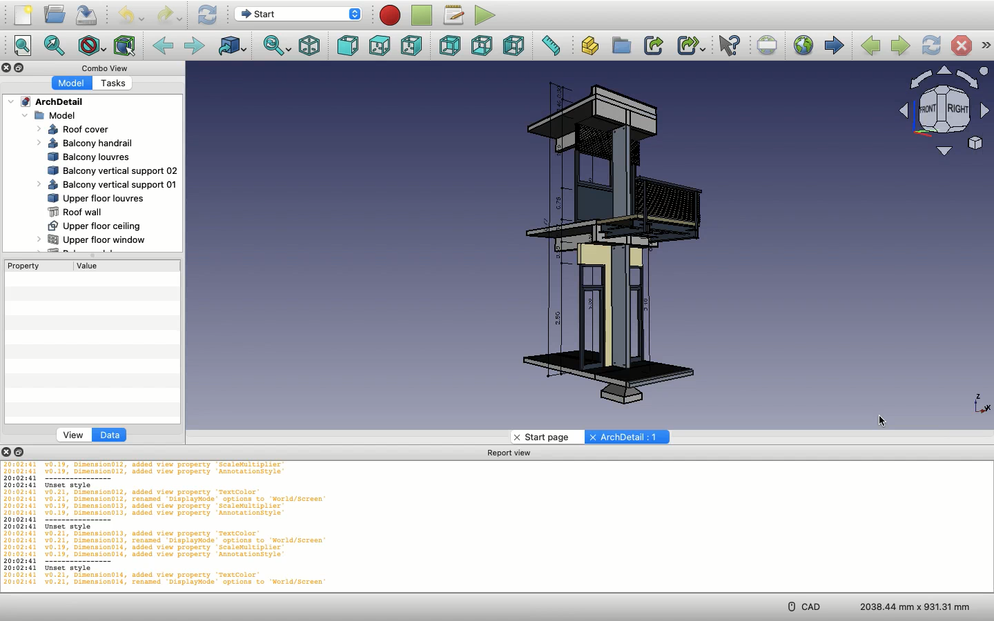  I want to click on Save, so click(88, 14).